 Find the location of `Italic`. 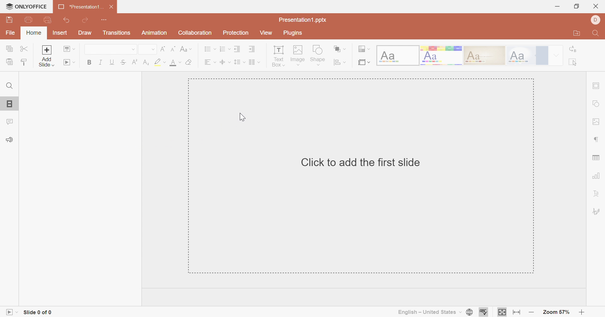

Italic is located at coordinates (100, 62).